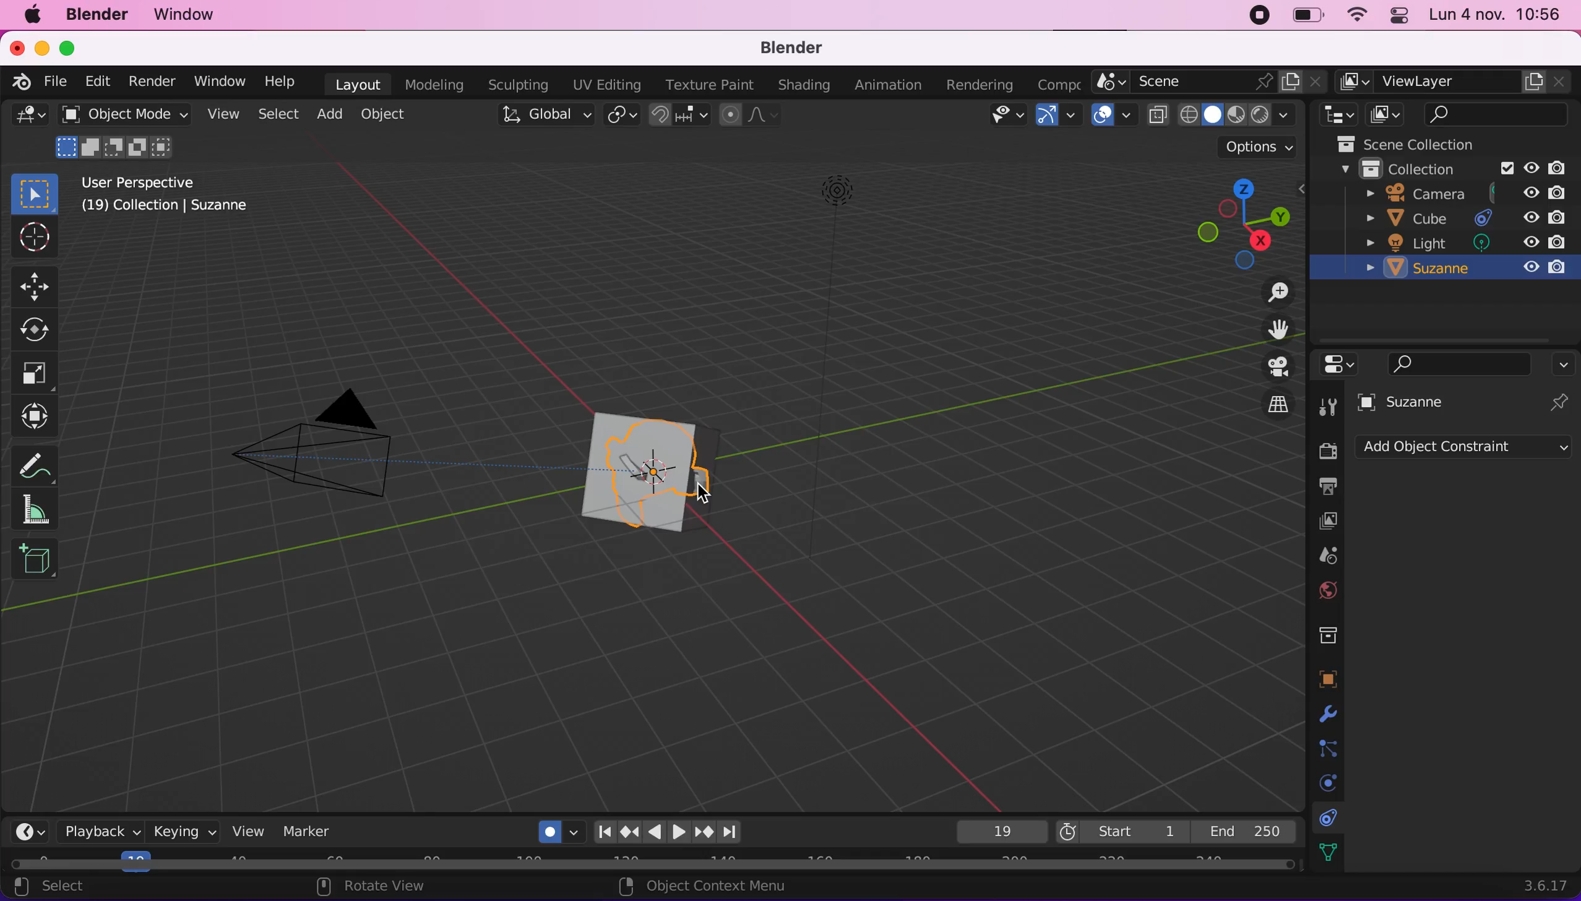 This screenshot has height=901, width=1581. What do you see at coordinates (1561, 400) in the screenshot?
I see `pin` at bounding box center [1561, 400].